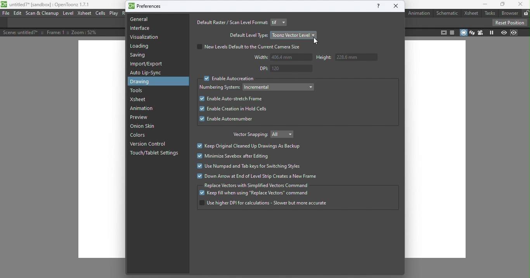 The image size is (530, 278). I want to click on Default level type, so click(248, 35).